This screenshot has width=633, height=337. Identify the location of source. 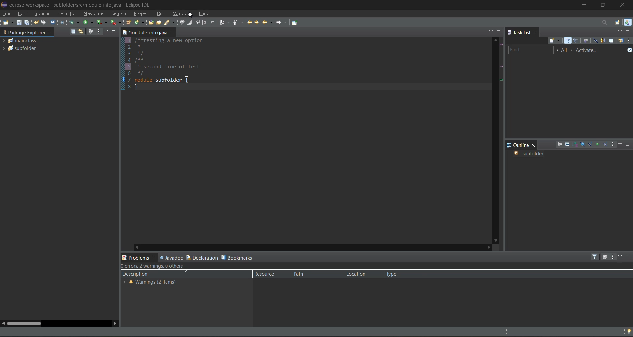
(43, 14).